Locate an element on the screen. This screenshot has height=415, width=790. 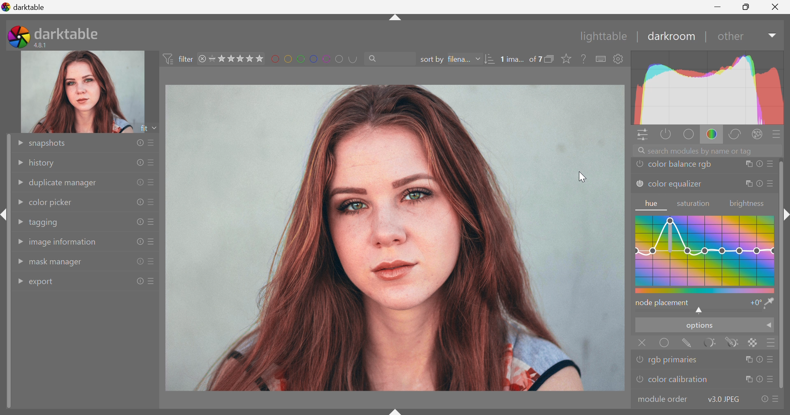
node placement is located at coordinates (663, 303).